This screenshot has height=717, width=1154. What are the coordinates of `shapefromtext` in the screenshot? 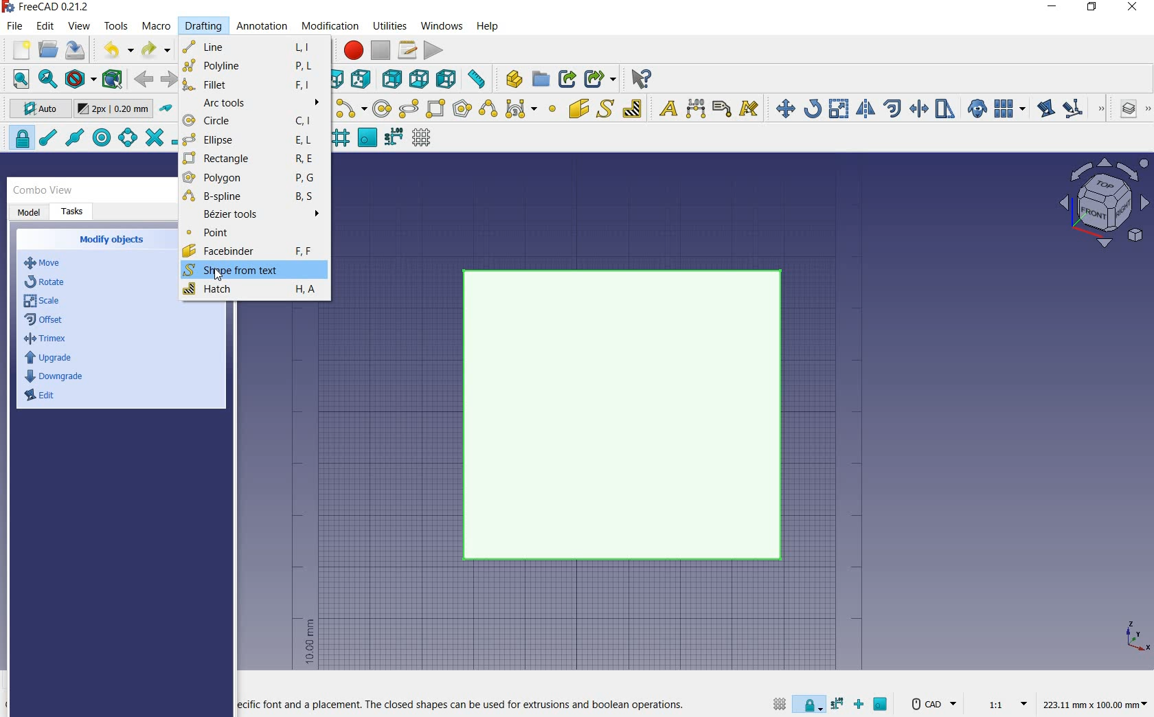 It's located at (240, 271).